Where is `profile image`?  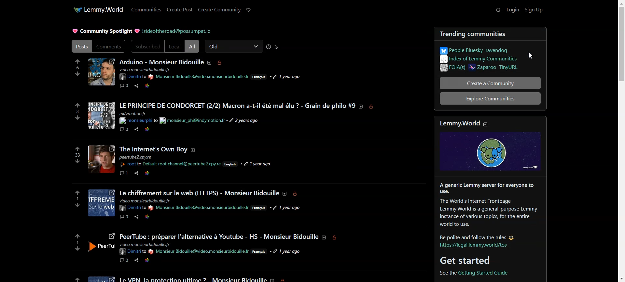
profile image is located at coordinates (101, 245).